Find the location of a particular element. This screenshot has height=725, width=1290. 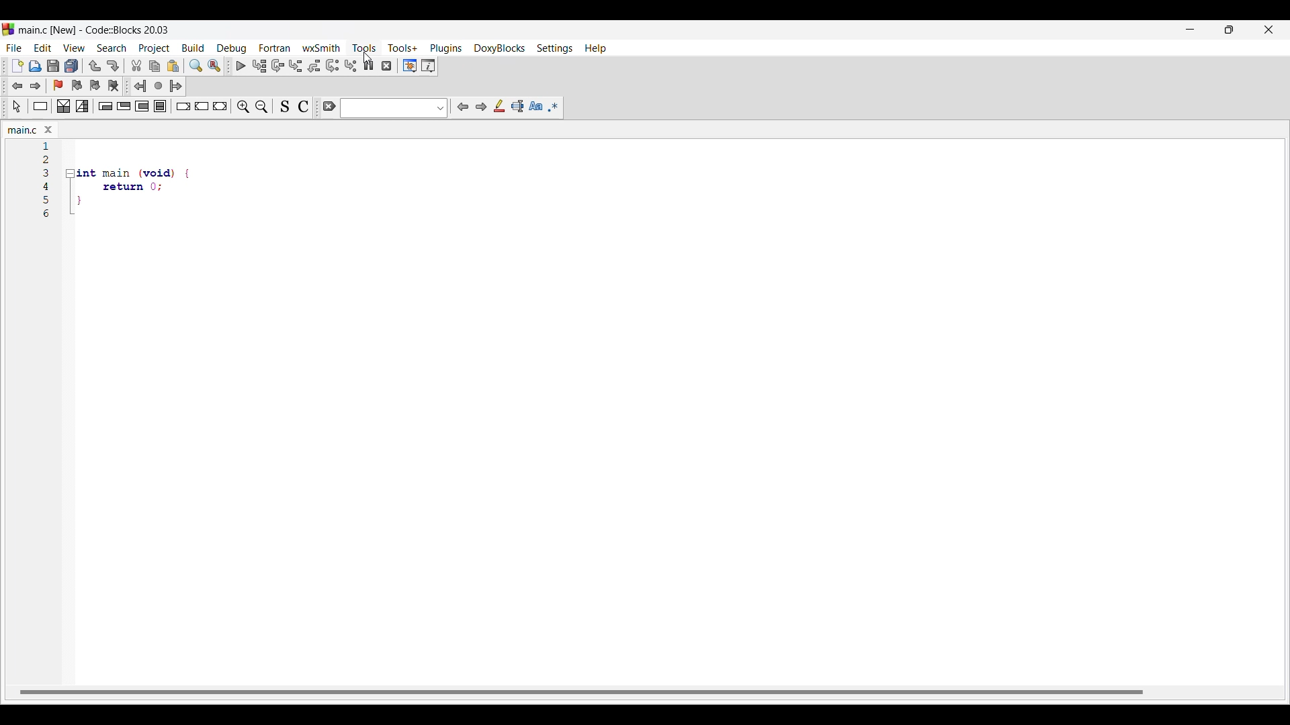

Select is located at coordinates (16, 107).